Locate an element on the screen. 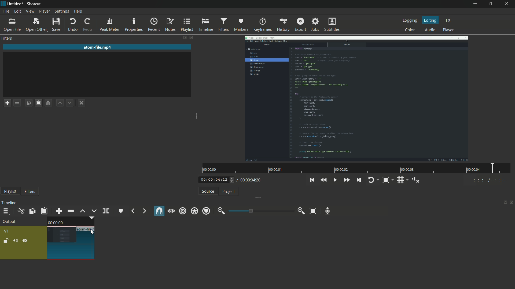  paste is located at coordinates (44, 211).